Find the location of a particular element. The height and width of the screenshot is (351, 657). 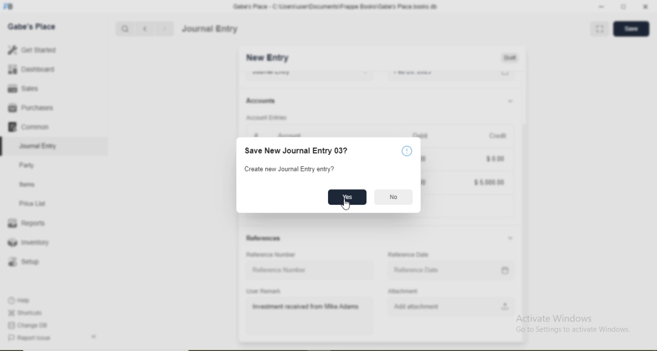

Upload file is located at coordinates (506, 306).